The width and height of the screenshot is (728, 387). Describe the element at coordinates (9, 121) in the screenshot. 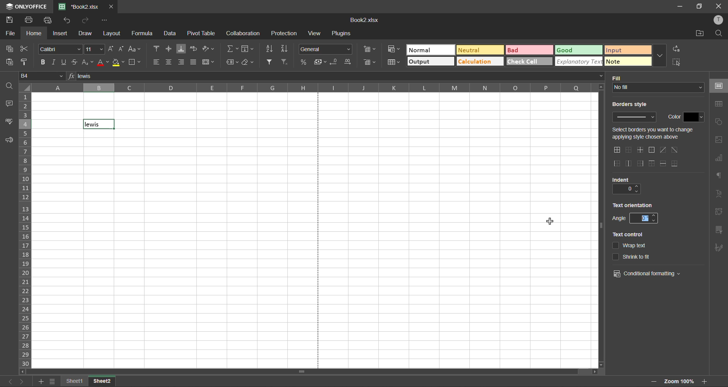

I see `spellcheck` at that location.